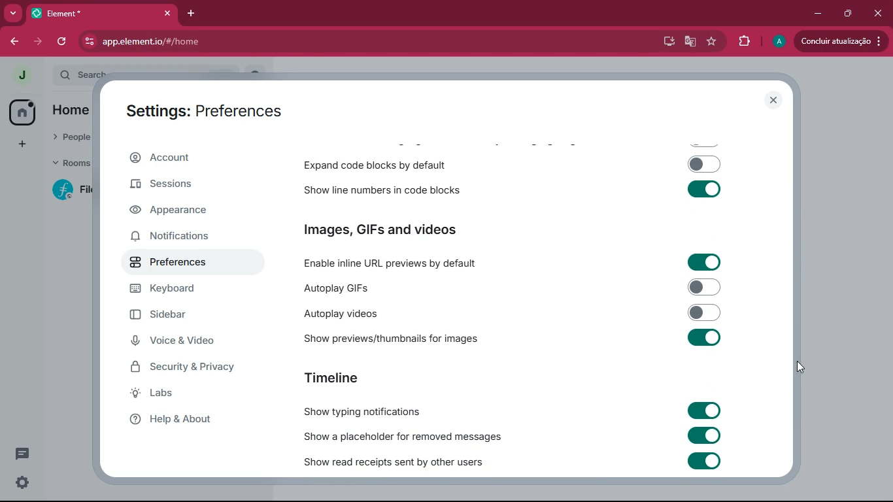 The height and width of the screenshot is (502, 893). I want to click on images, GIFs and videos, so click(399, 231).